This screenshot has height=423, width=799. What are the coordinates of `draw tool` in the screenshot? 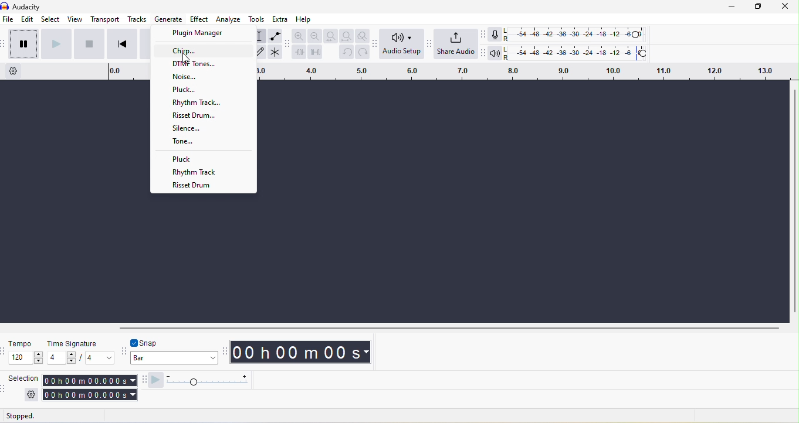 It's located at (262, 52).